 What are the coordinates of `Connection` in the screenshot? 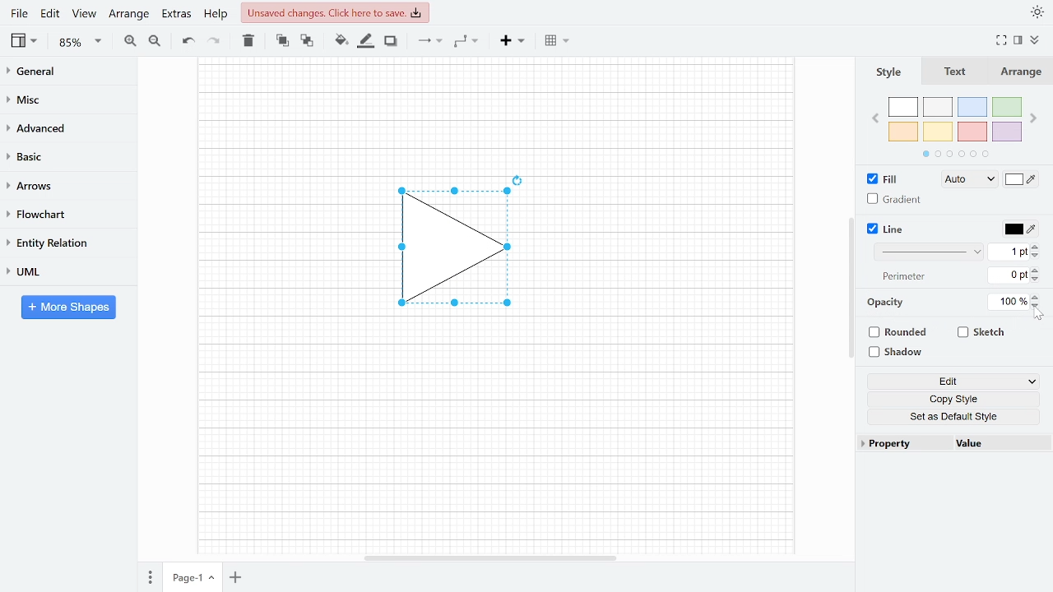 It's located at (429, 40).